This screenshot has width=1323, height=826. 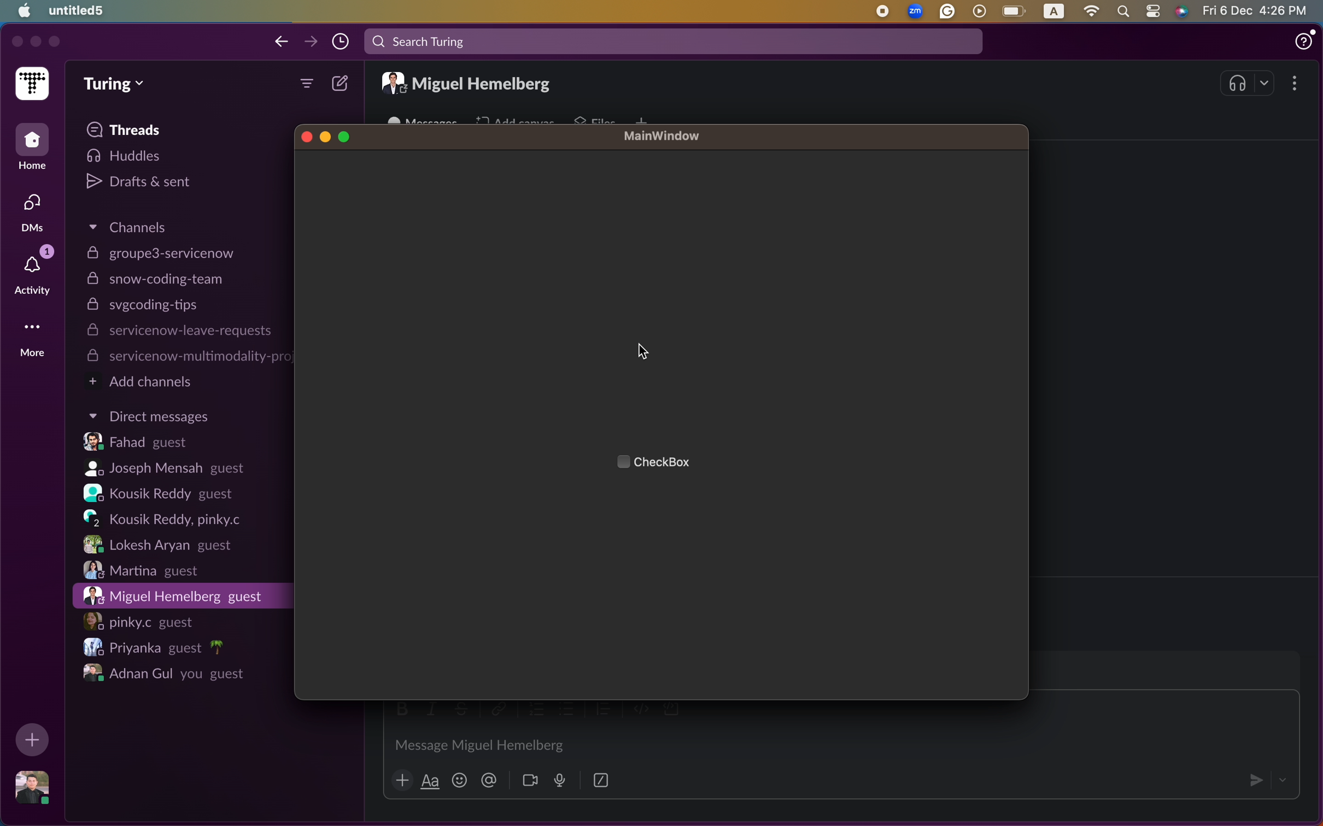 I want to click on minimize, so click(x=325, y=136).